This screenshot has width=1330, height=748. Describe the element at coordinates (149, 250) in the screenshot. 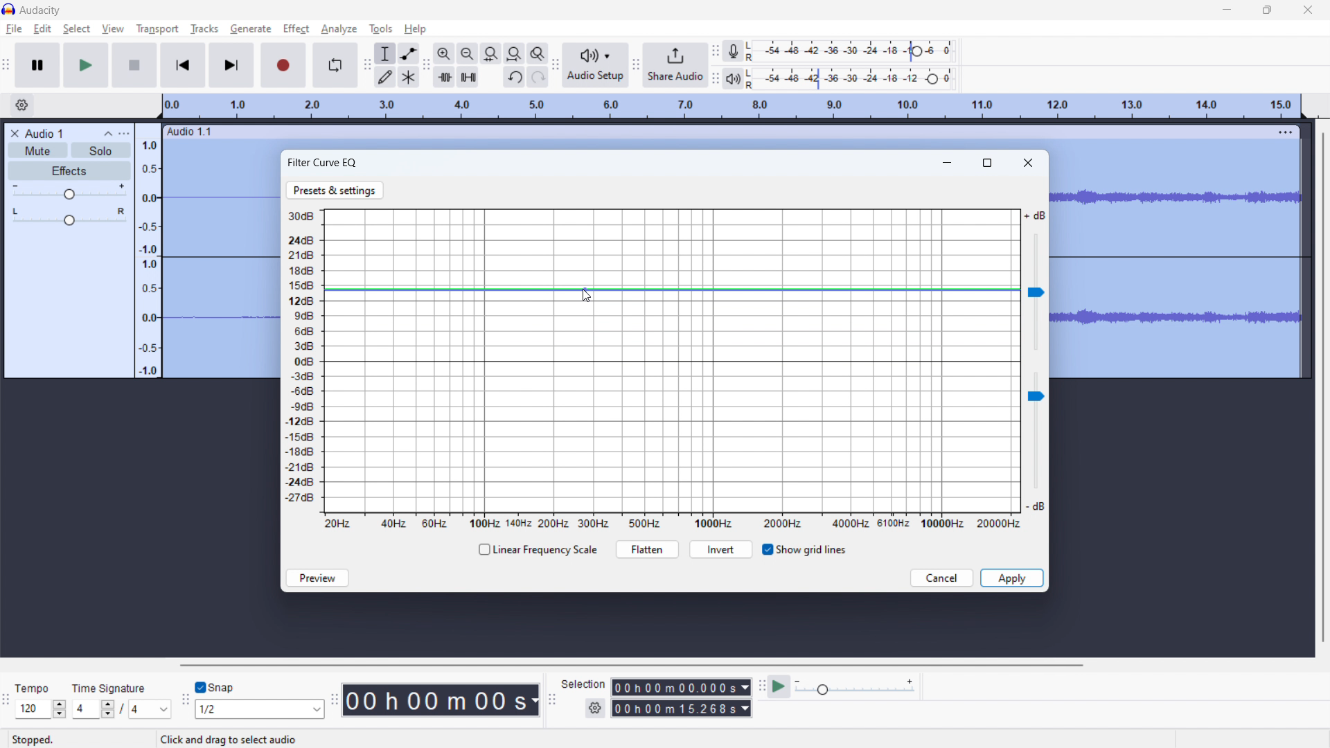

I see `amplitude` at that location.